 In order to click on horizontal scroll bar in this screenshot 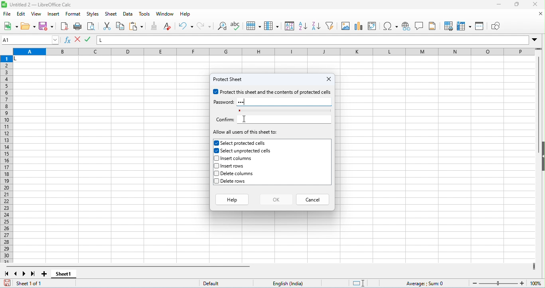, I will do `click(130, 266)`.